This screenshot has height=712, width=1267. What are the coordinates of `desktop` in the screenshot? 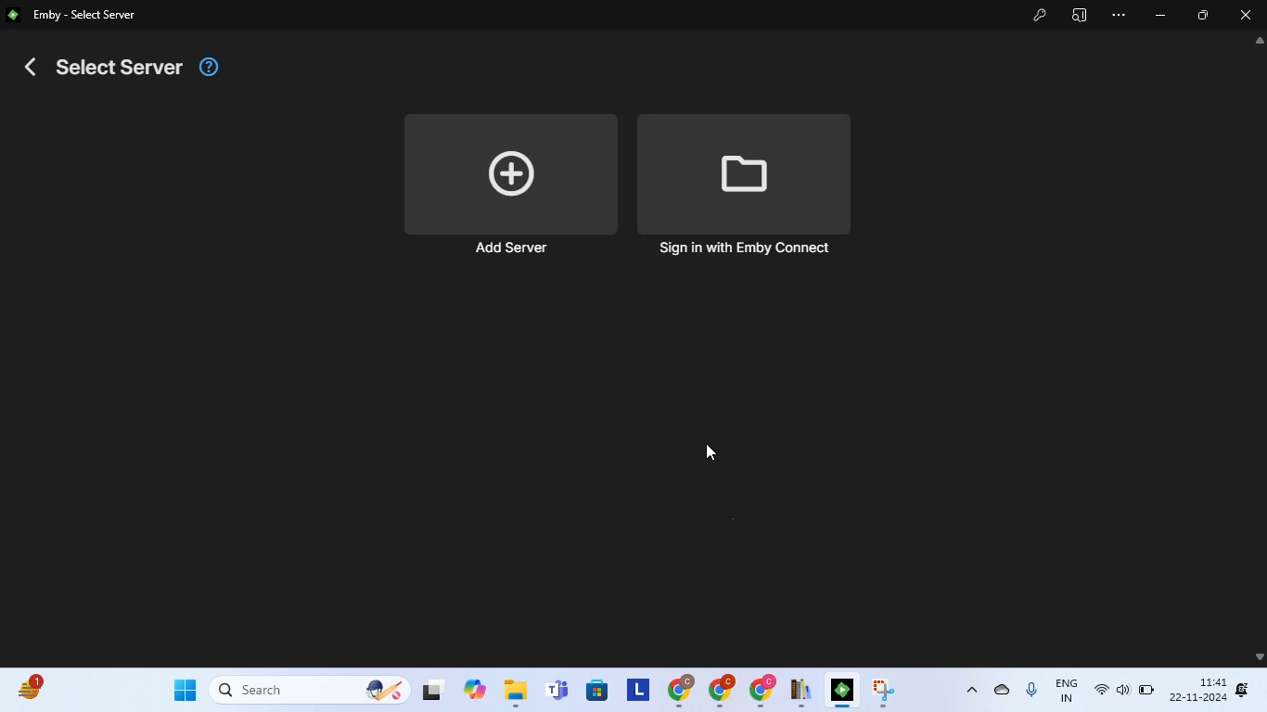 It's located at (432, 693).